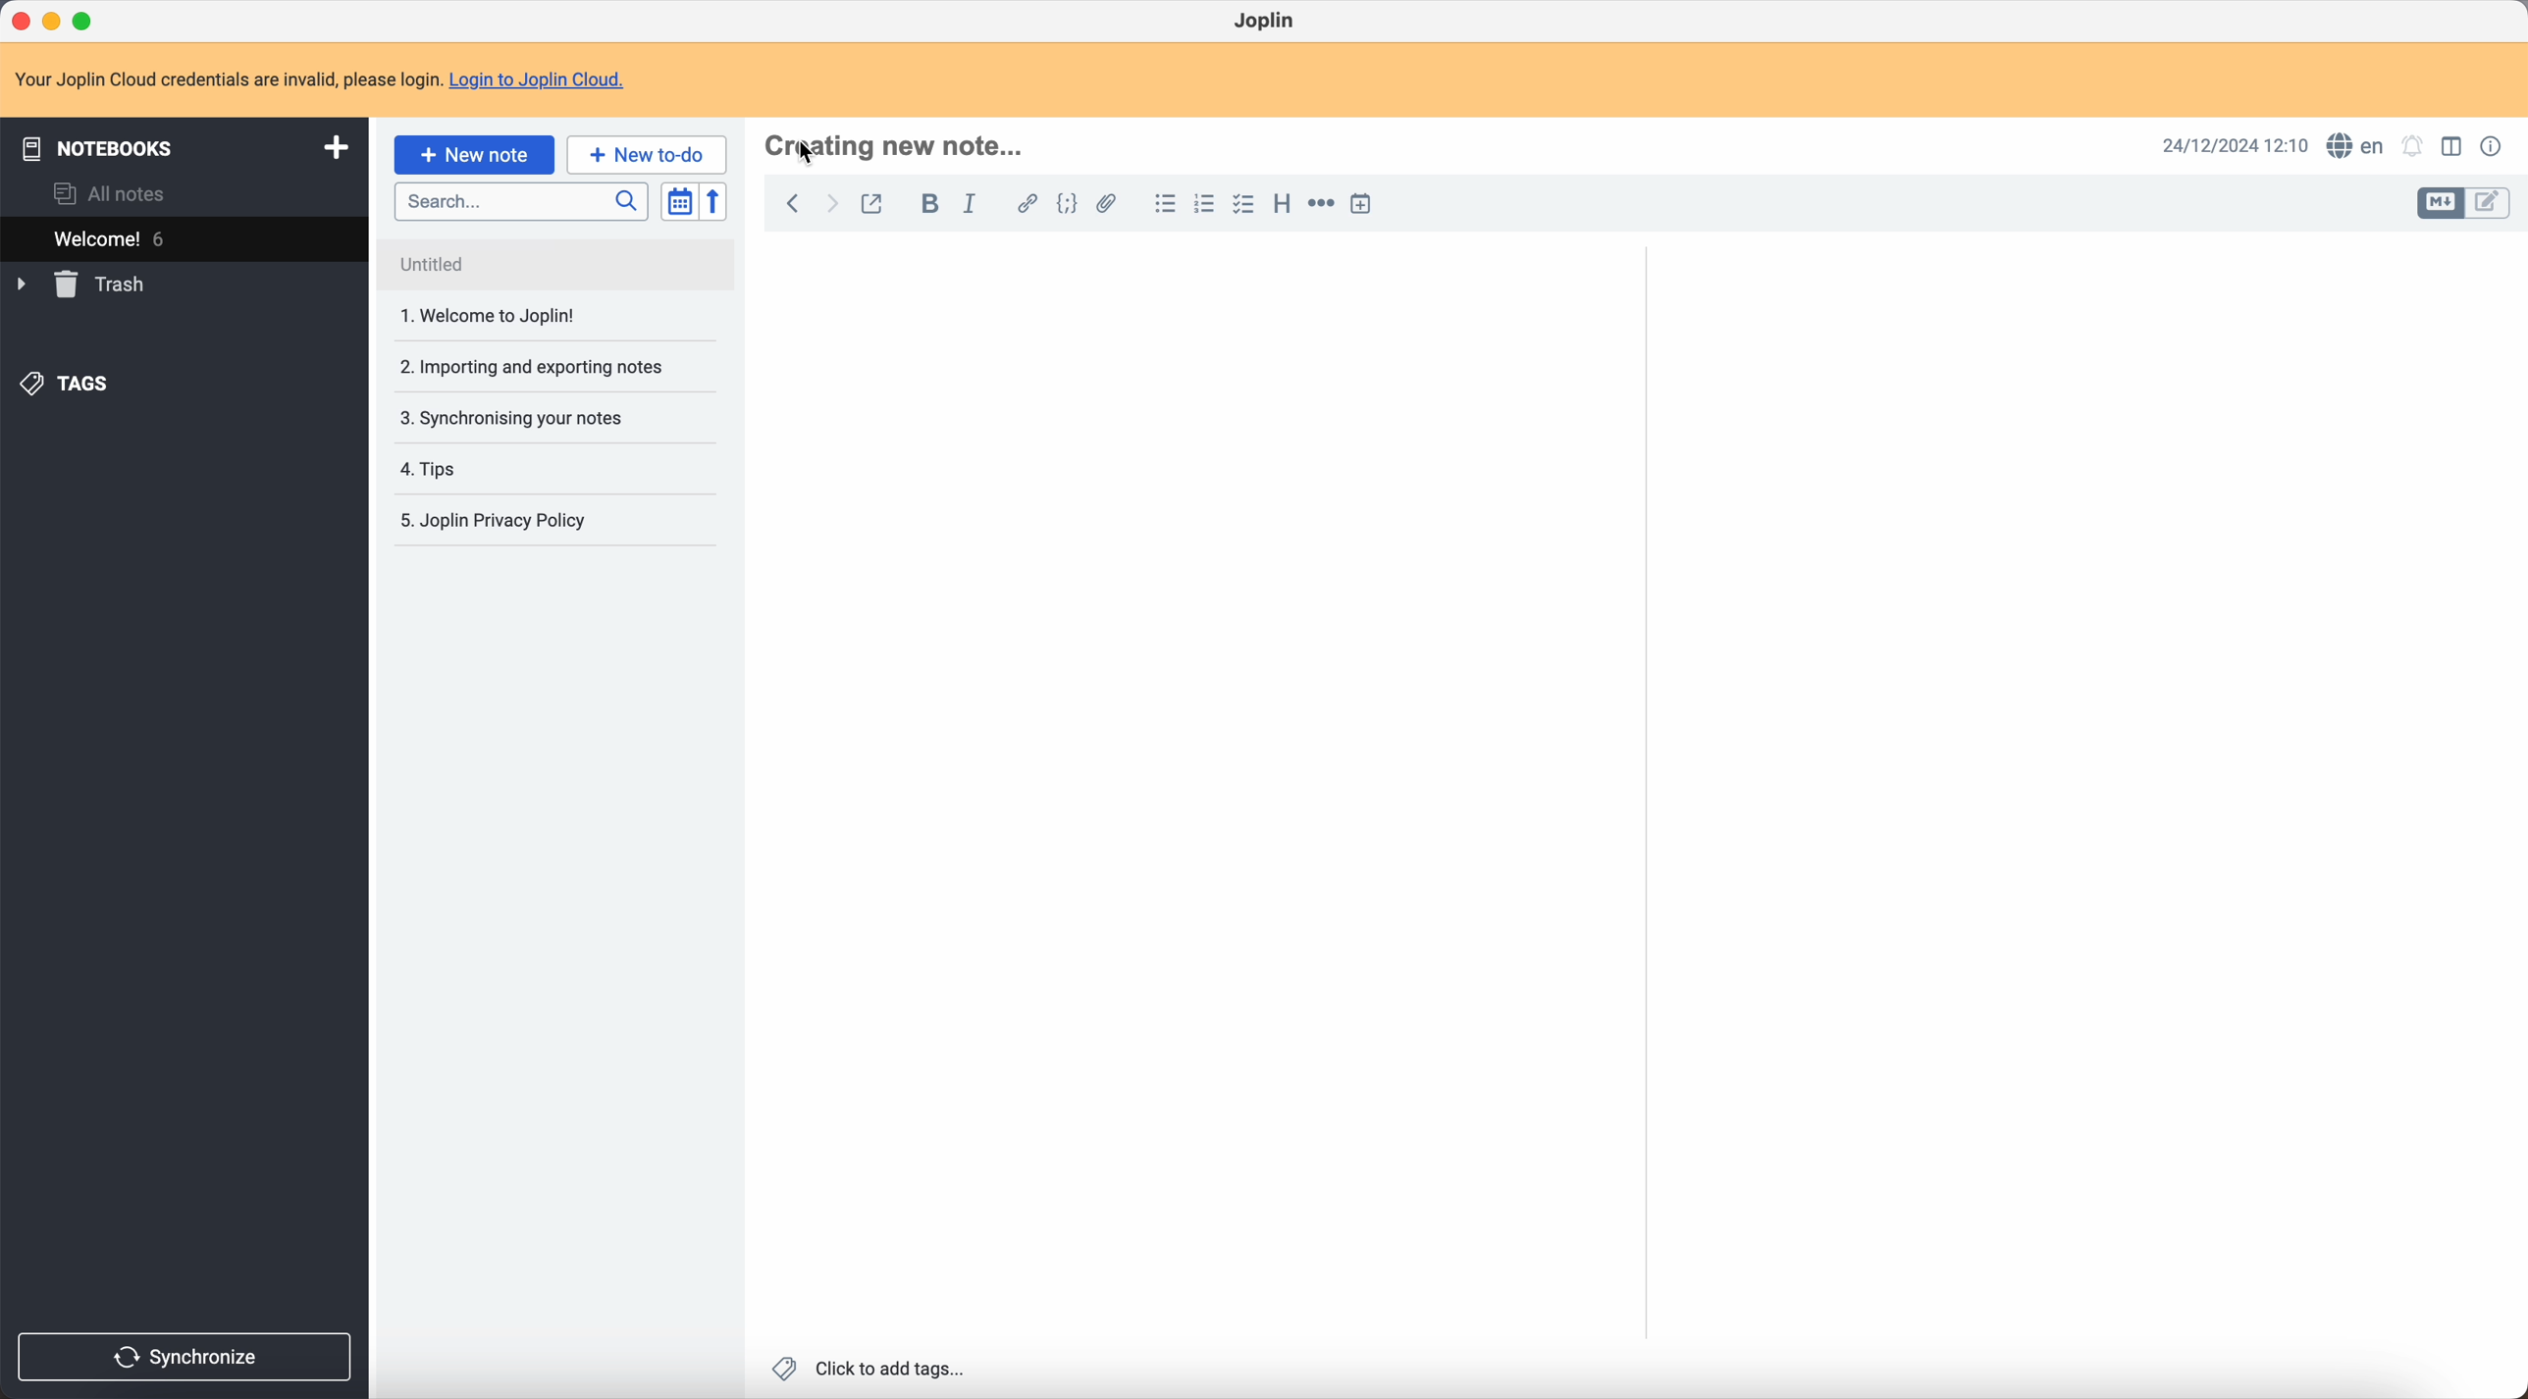 The width and height of the screenshot is (2528, 1399). What do you see at coordinates (1280, 203) in the screenshot?
I see `heading` at bounding box center [1280, 203].